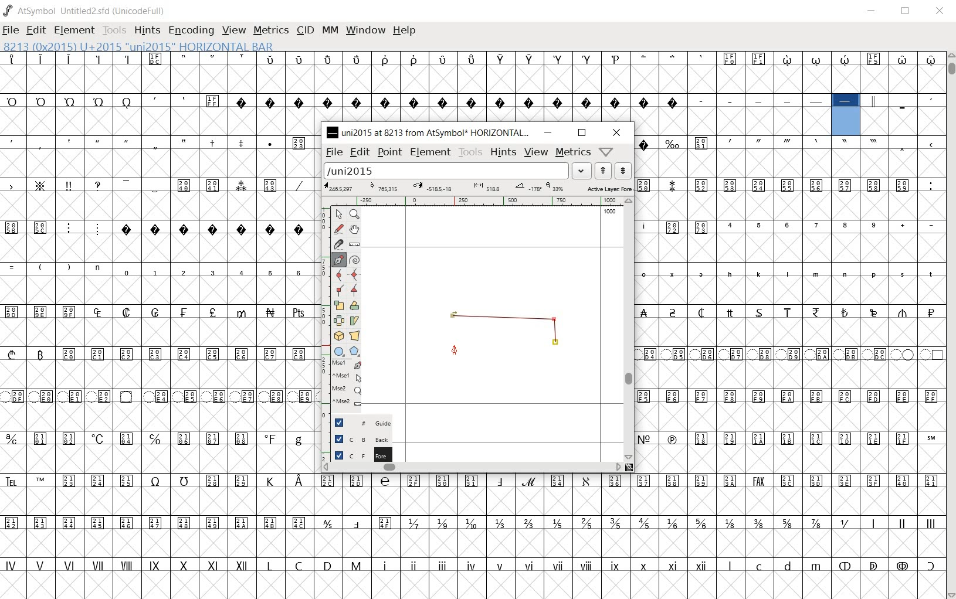 The image size is (956, 599). I want to click on added point, so click(453, 318).